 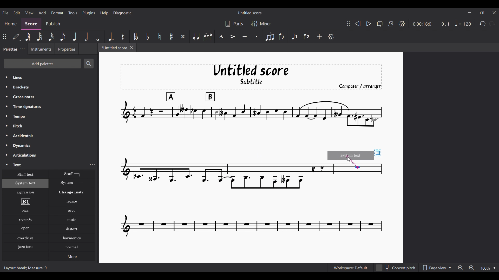 What do you see at coordinates (196, 36) in the screenshot?
I see `Tie` at bounding box center [196, 36].